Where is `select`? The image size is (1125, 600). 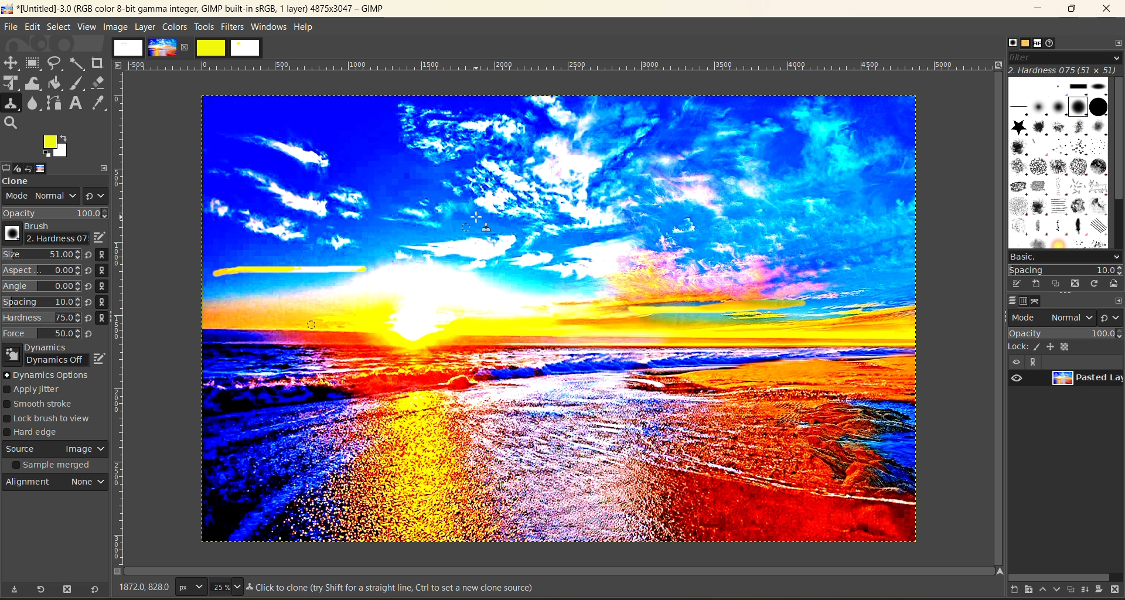 select is located at coordinates (59, 26).